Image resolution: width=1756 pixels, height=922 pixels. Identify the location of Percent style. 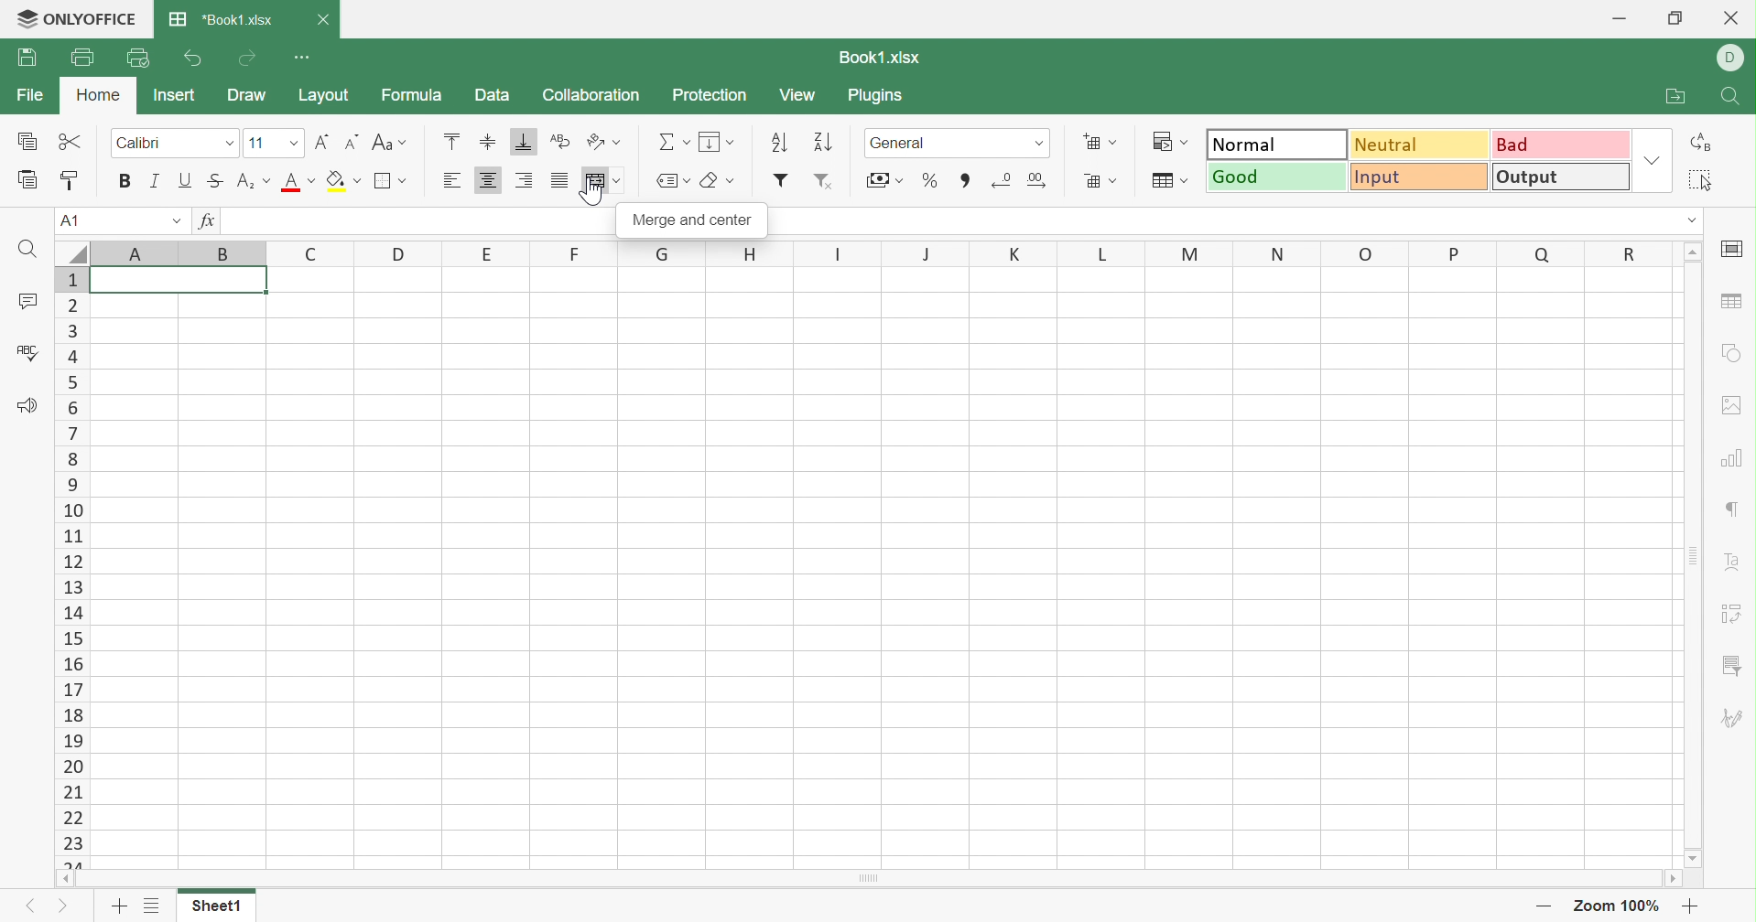
(926, 183).